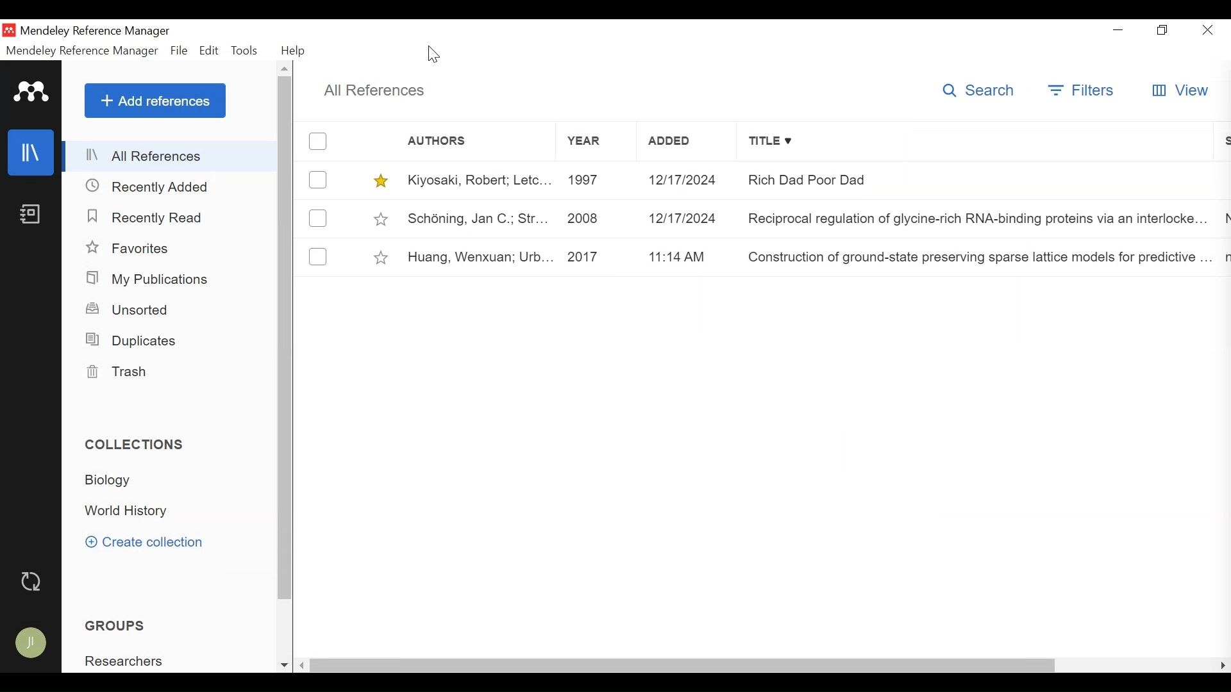 The image size is (1231, 692). What do you see at coordinates (1179, 91) in the screenshot?
I see `View` at bounding box center [1179, 91].